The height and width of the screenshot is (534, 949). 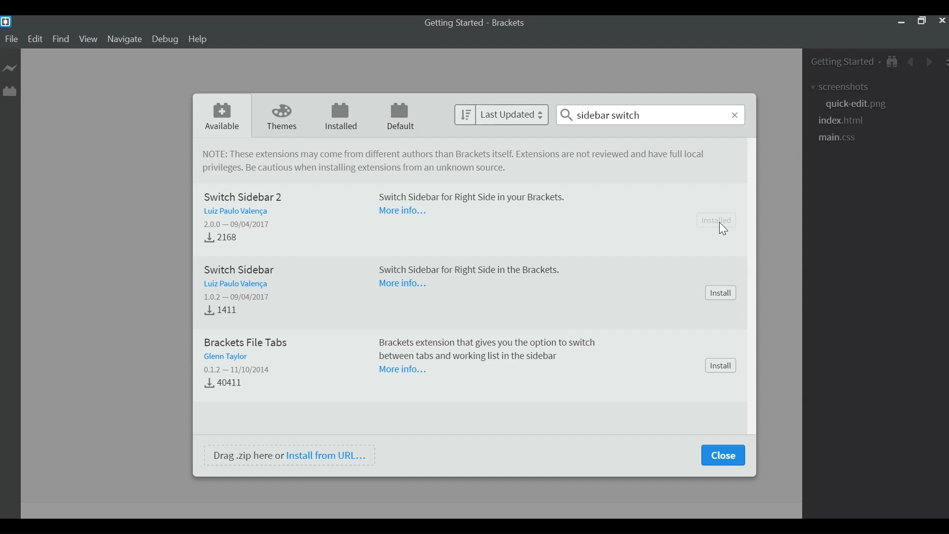 What do you see at coordinates (943, 61) in the screenshot?
I see `Split the Editor Vertically or Horizontally` at bounding box center [943, 61].